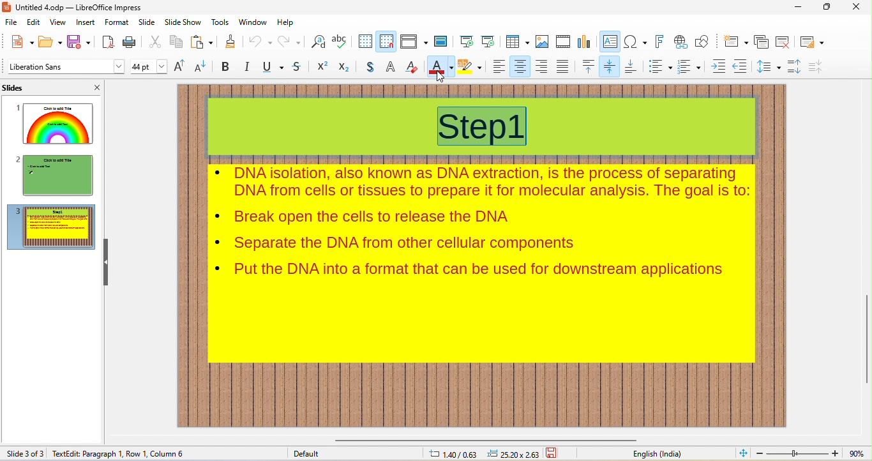 This screenshot has height=461, width=872. Describe the element at coordinates (156, 42) in the screenshot. I see `cut` at that location.